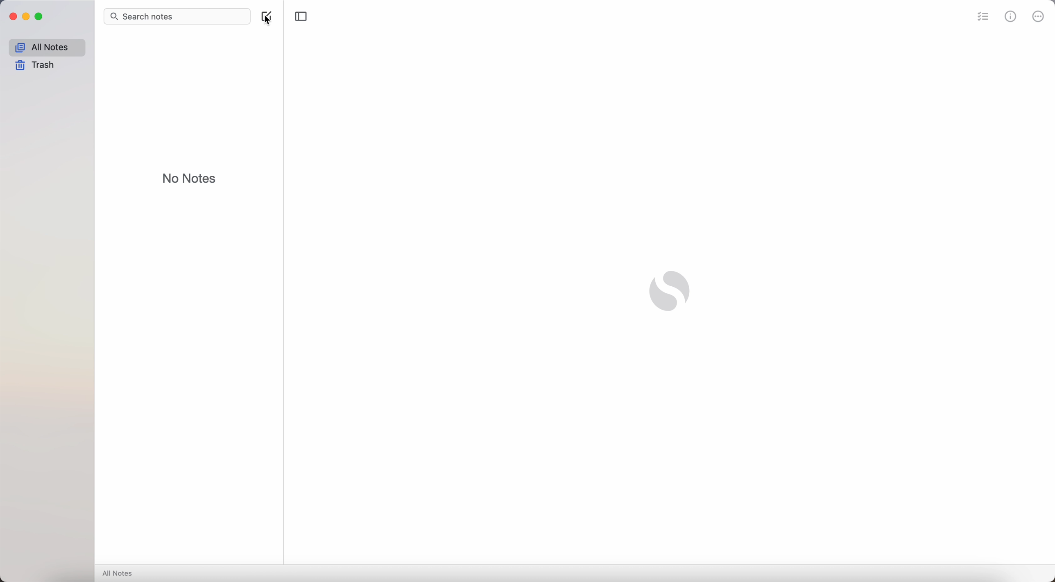 This screenshot has width=1055, height=582. What do you see at coordinates (39, 16) in the screenshot?
I see `maximize` at bounding box center [39, 16].